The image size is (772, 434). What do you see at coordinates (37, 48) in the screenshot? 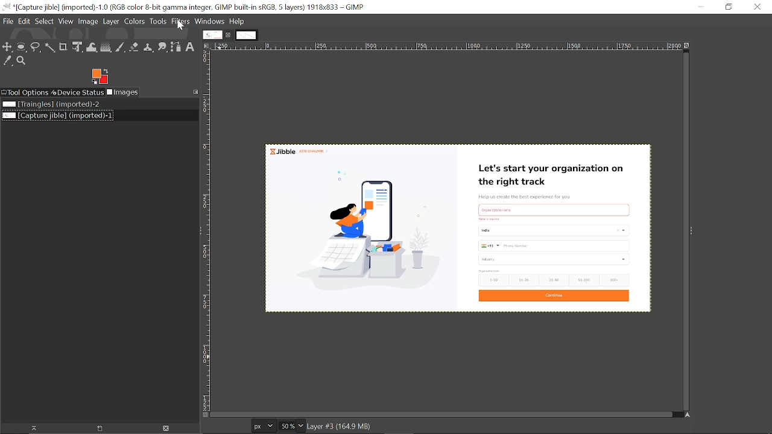
I see `Free select tool` at bounding box center [37, 48].